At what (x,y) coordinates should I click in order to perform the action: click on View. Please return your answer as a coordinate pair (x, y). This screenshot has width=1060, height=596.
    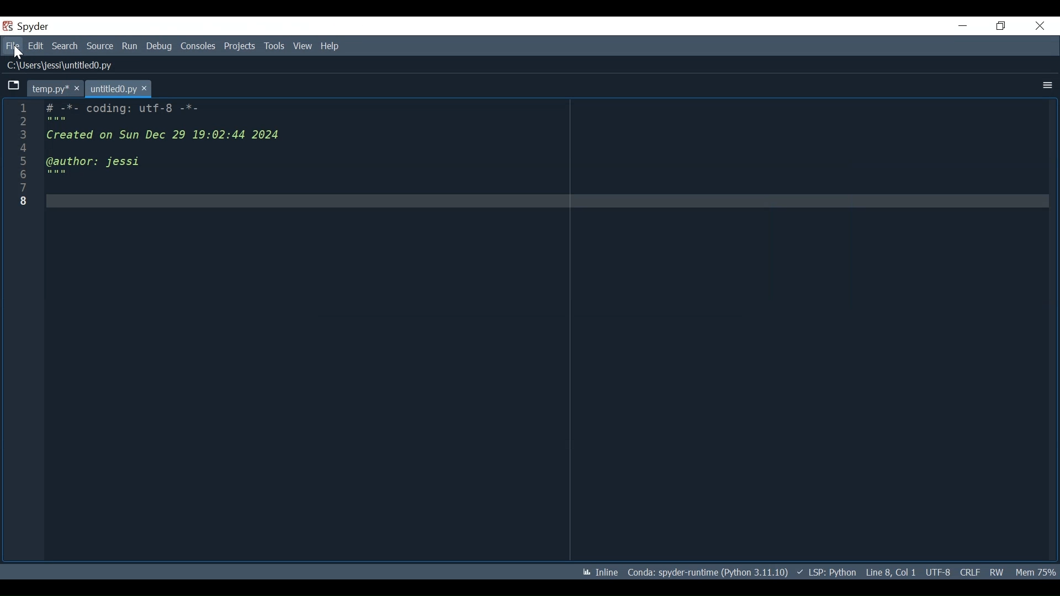
    Looking at the image, I should click on (303, 46).